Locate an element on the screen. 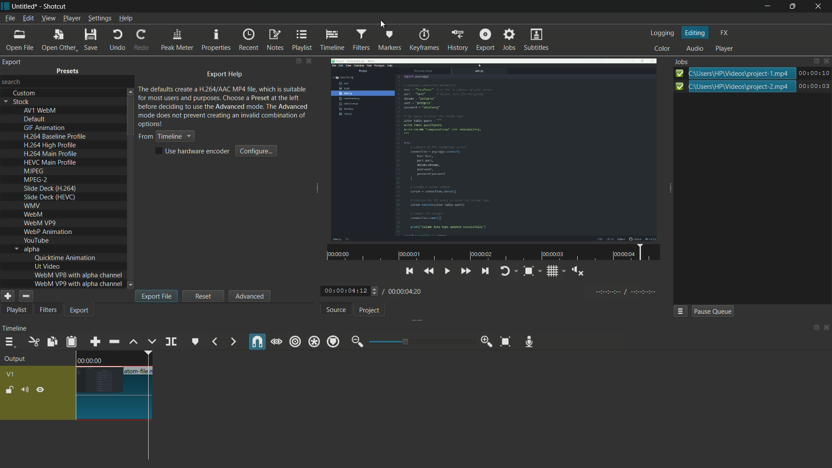  mpeg-2 is located at coordinates (35, 180).